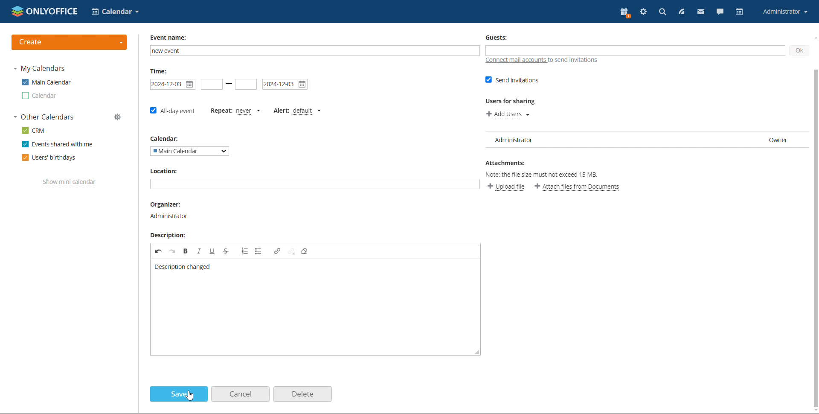 The image size is (819, 414). I want to click on account, so click(786, 12).